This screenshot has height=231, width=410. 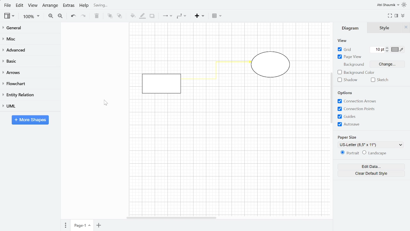 I want to click on Clear default style, so click(x=370, y=174).